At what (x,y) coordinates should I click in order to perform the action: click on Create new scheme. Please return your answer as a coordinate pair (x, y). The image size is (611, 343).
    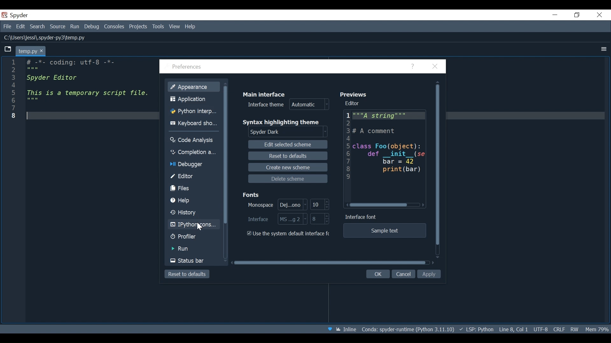
    Looking at the image, I should click on (290, 167).